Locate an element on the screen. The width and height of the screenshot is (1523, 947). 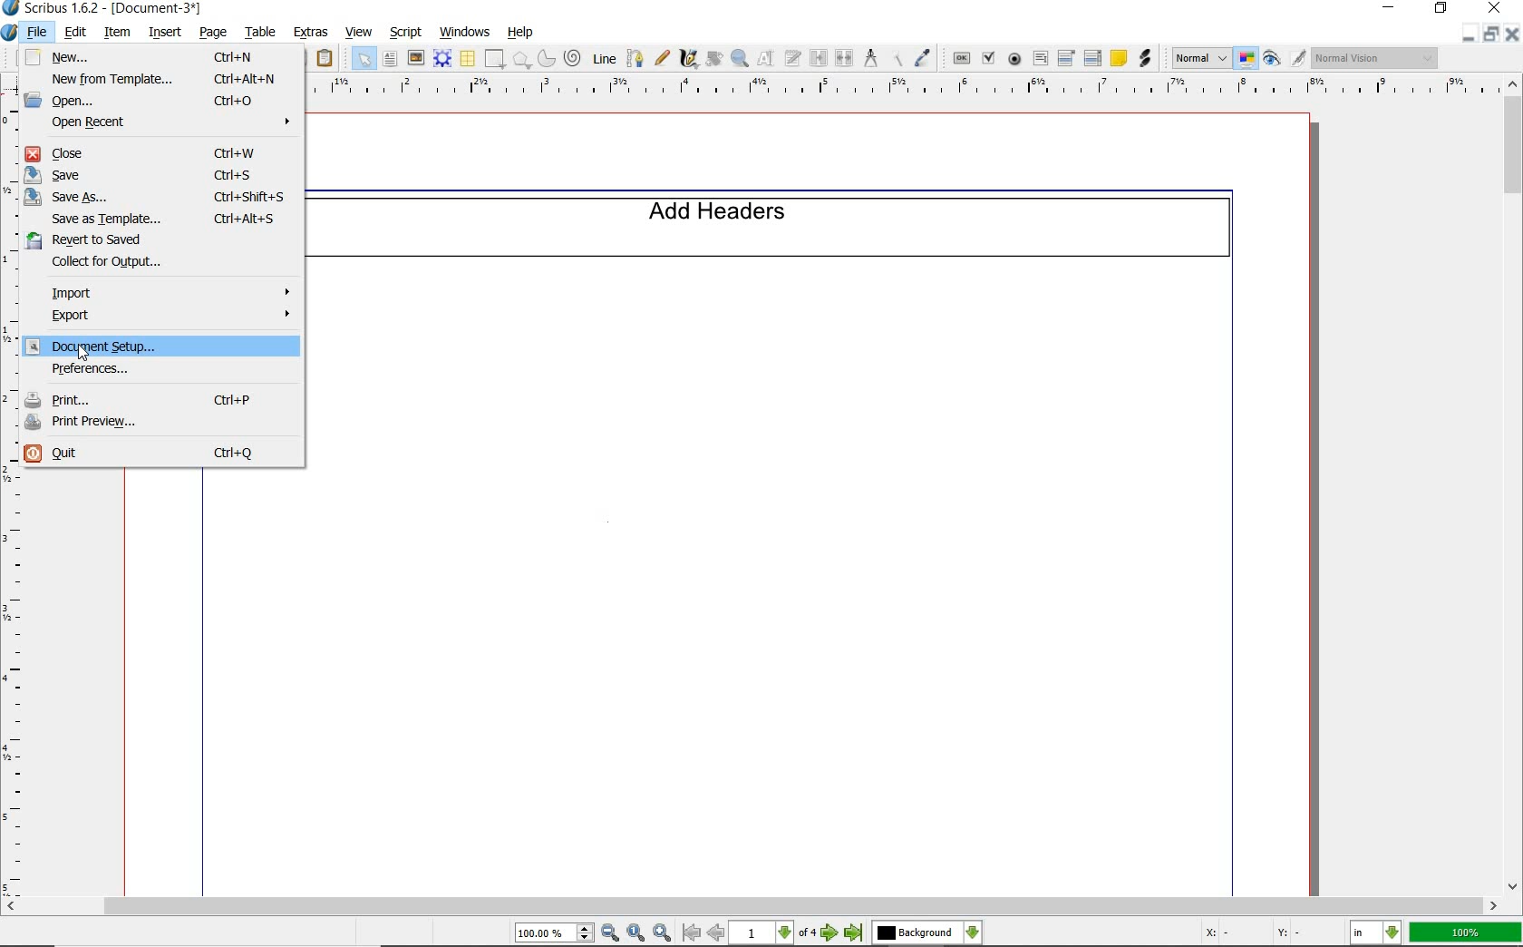
shape is located at coordinates (496, 60).